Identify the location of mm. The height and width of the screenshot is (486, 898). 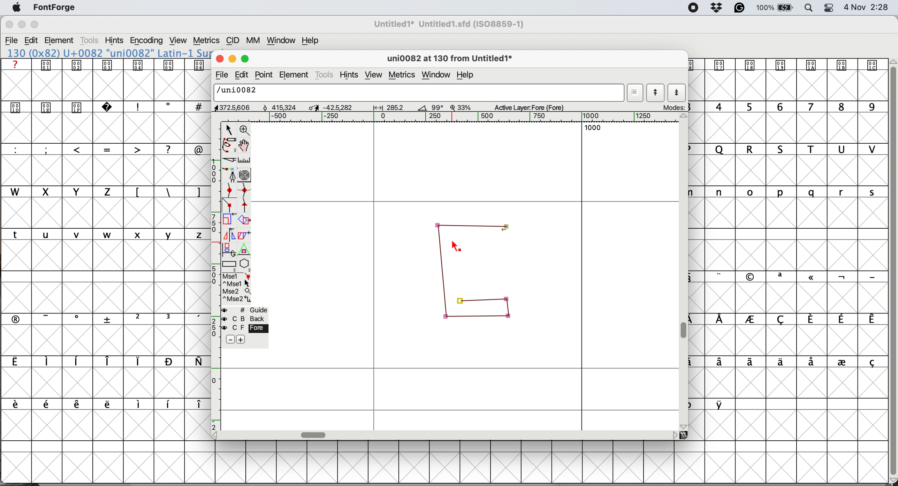
(256, 40).